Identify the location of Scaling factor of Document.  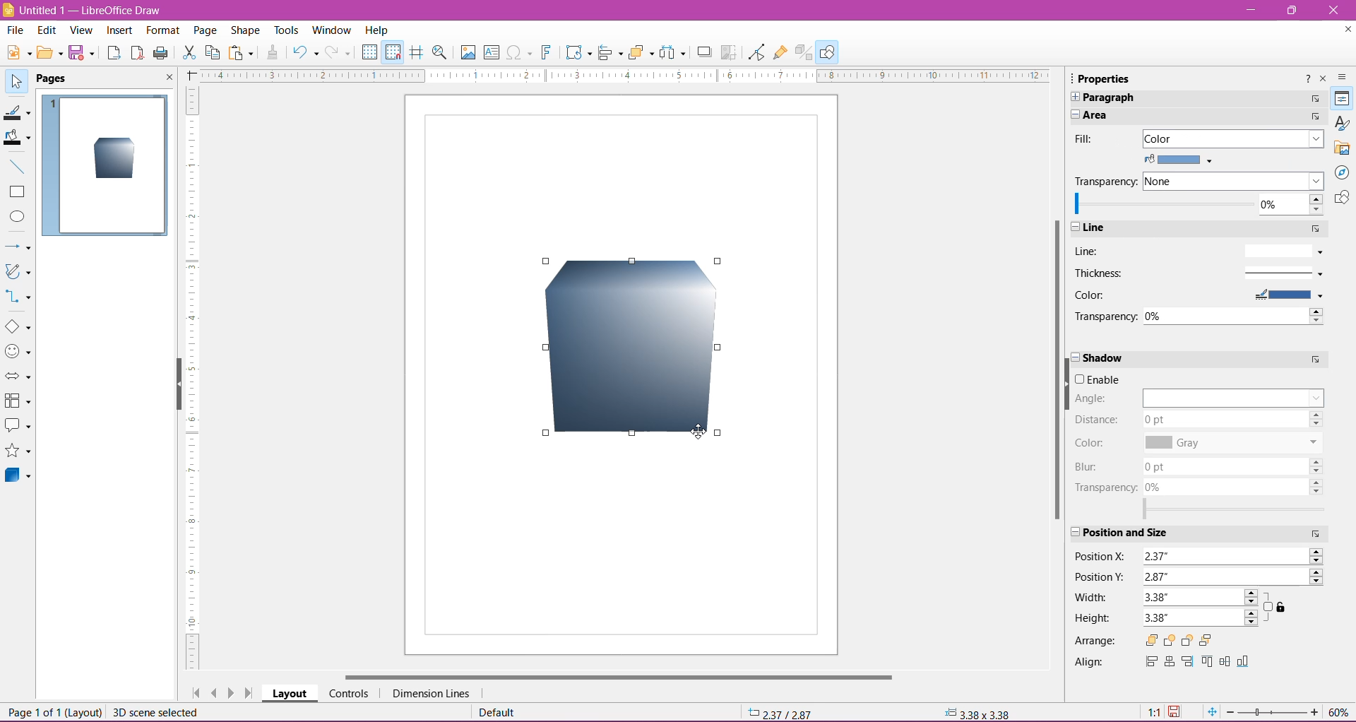
(1153, 713).